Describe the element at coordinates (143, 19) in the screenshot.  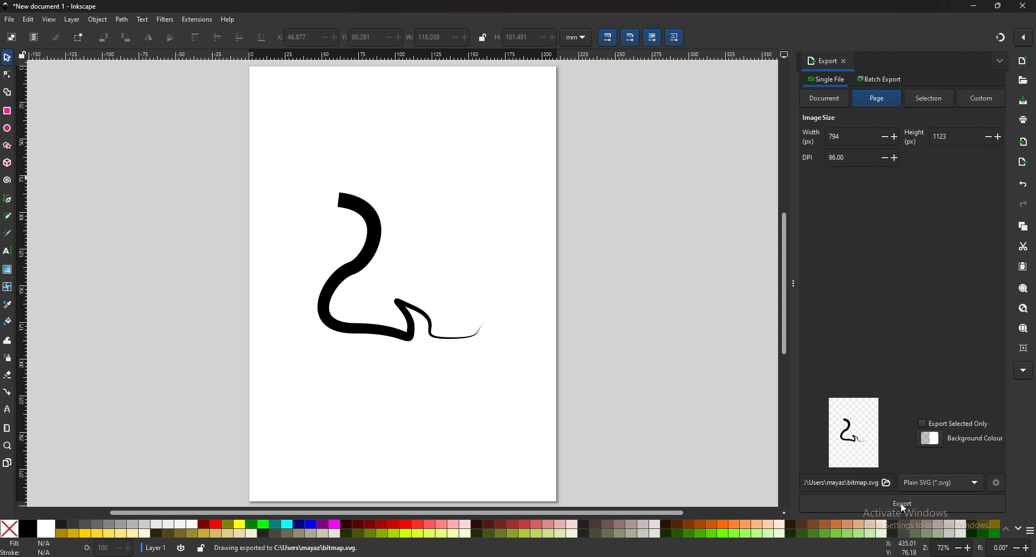
I see `text` at that location.